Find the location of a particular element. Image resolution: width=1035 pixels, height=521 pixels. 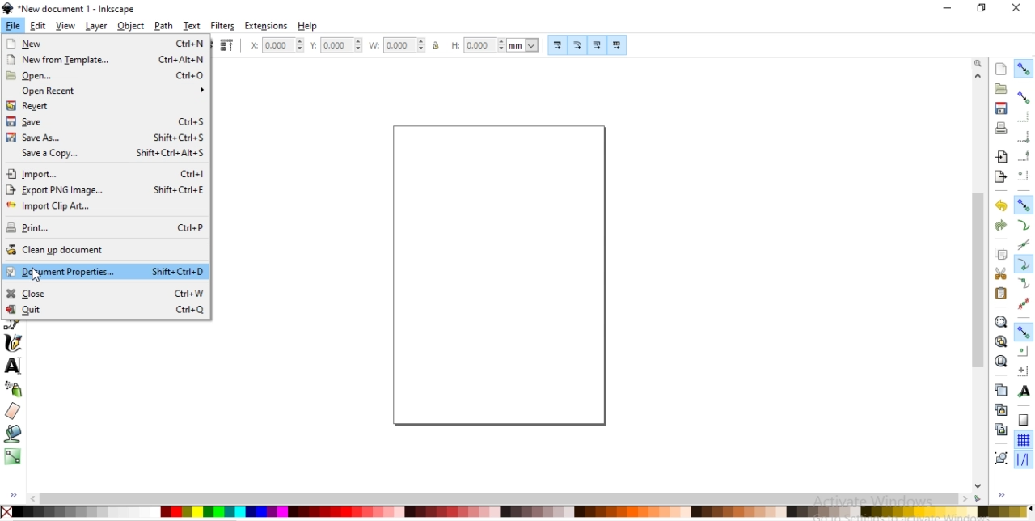

new is located at coordinates (106, 44).